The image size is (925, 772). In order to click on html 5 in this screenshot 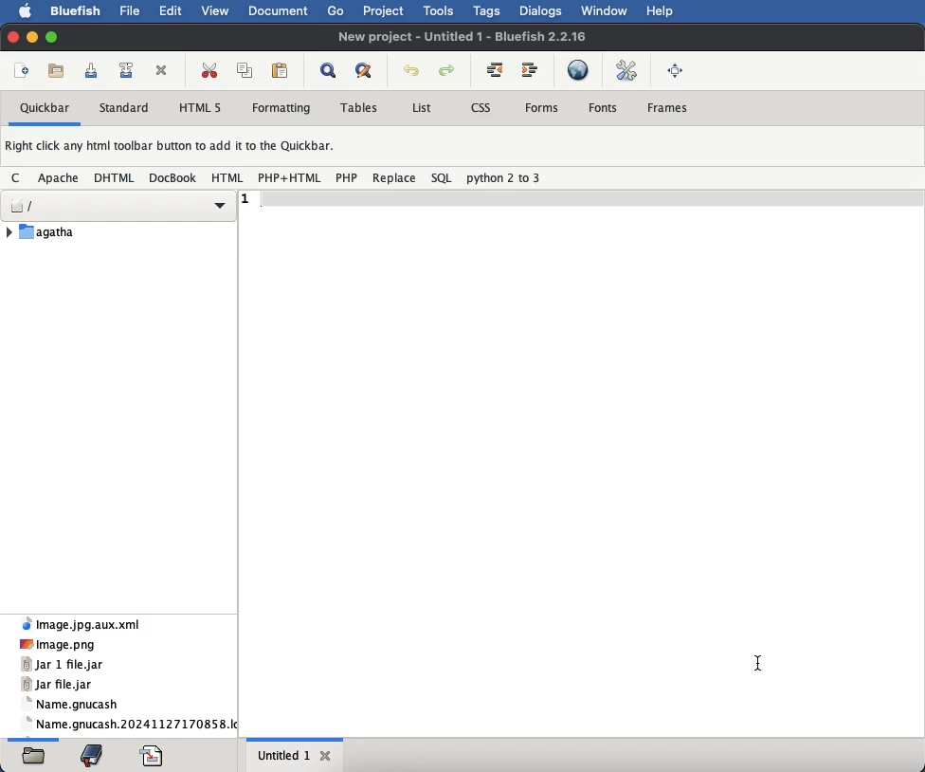, I will do `click(200, 107)`.